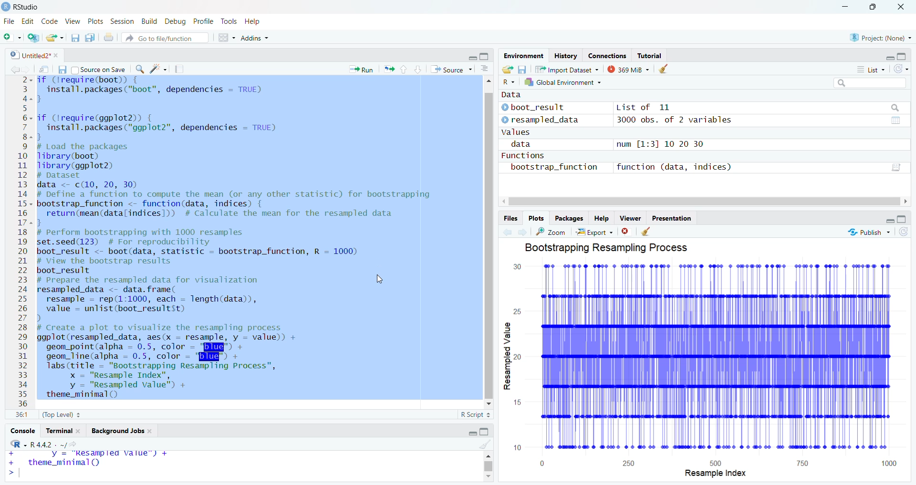 This screenshot has height=485, width=916. Describe the element at coordinates (603, 247) in the screenshot. I see `Bootstrapping Resampling Process` at that location.